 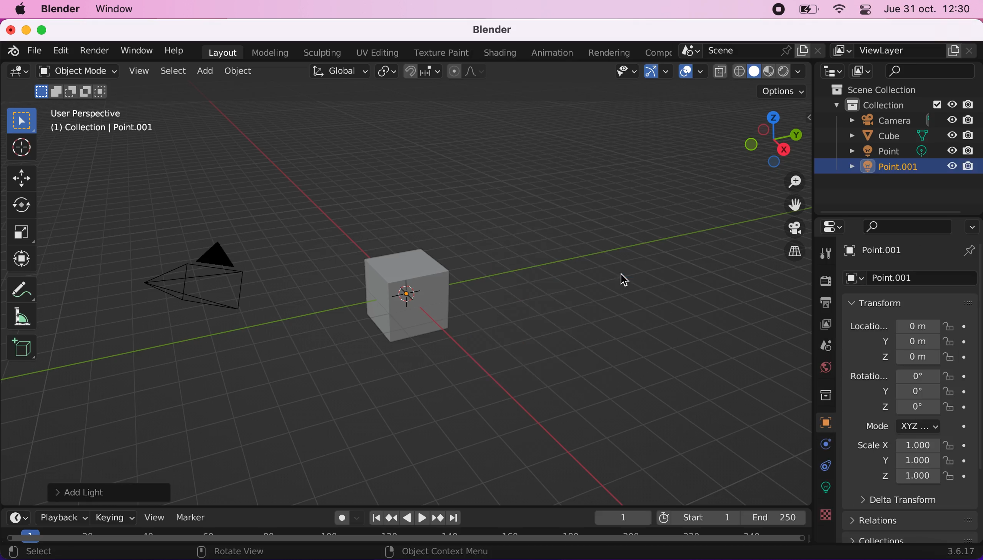 I want to click on toggle x ray, so click(x=720, y=73).